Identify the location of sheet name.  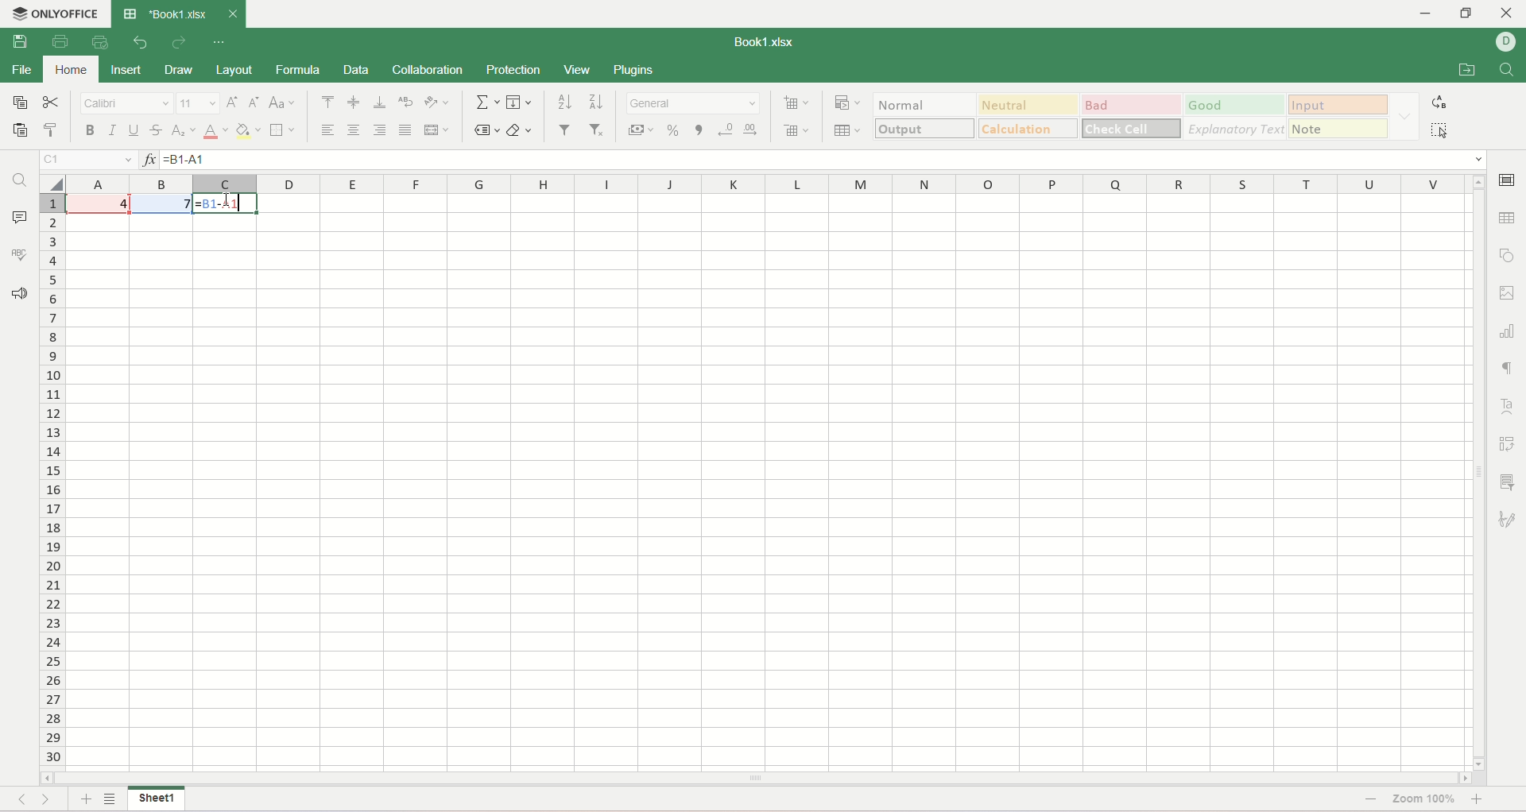
(158, 801).